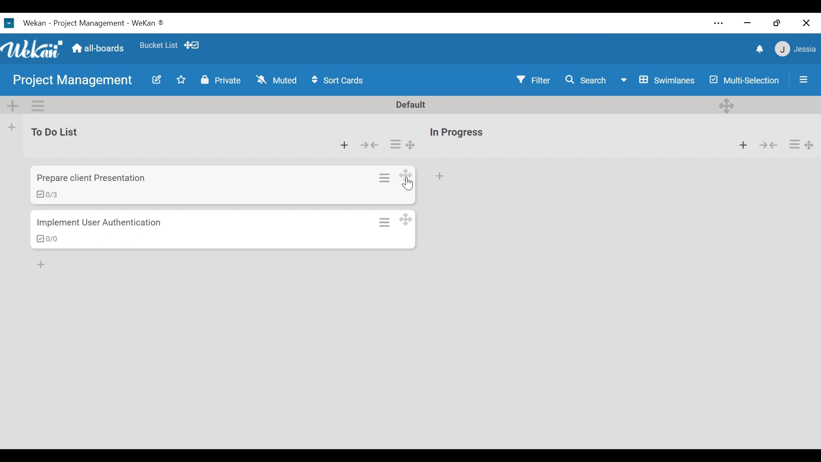 Image resolution: width=821 pixels, height=462 pixels. Describe the element at coordinates (14, 127) in the screenshot. I see `Add list` at that location.